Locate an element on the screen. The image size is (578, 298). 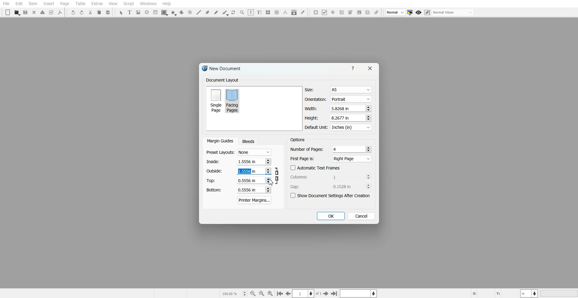
Automatic Text Frames is located at coordinates (315, 168).